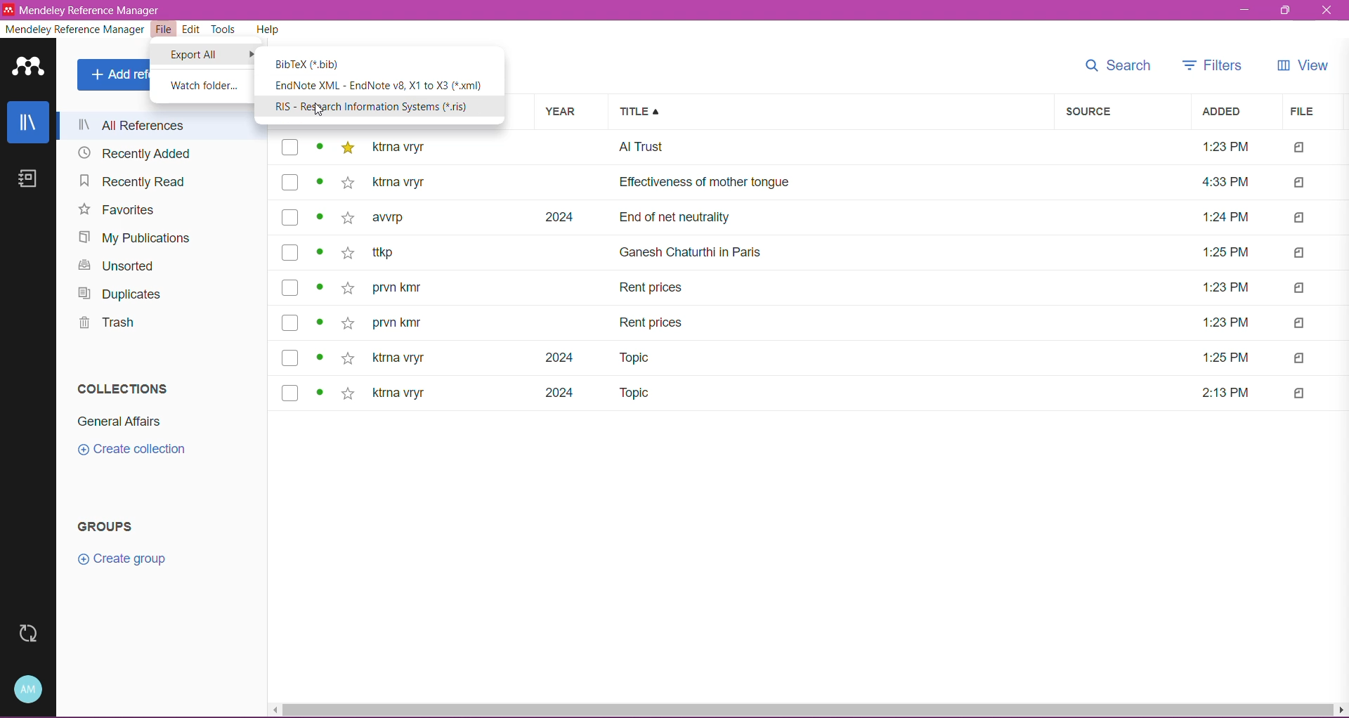  I want to click on ktrna vryr Effectiveness of mother tongue 4:33 PM, so click(818, 182).